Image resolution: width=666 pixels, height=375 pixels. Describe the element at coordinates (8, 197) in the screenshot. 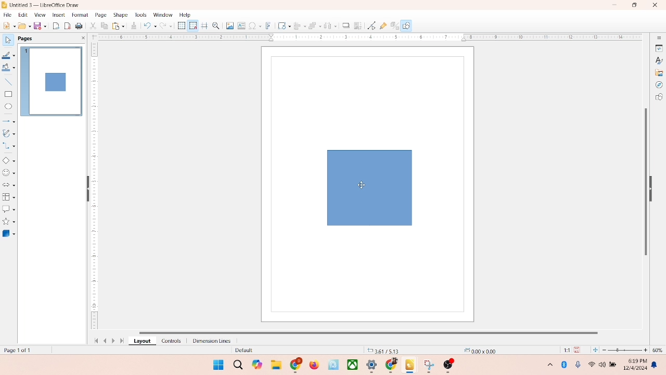

I see `flowchart` at that location.